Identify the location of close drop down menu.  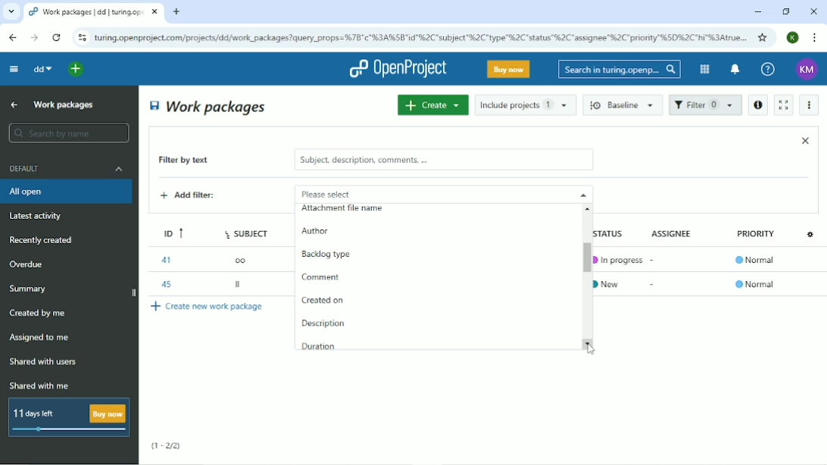
(582, 194).